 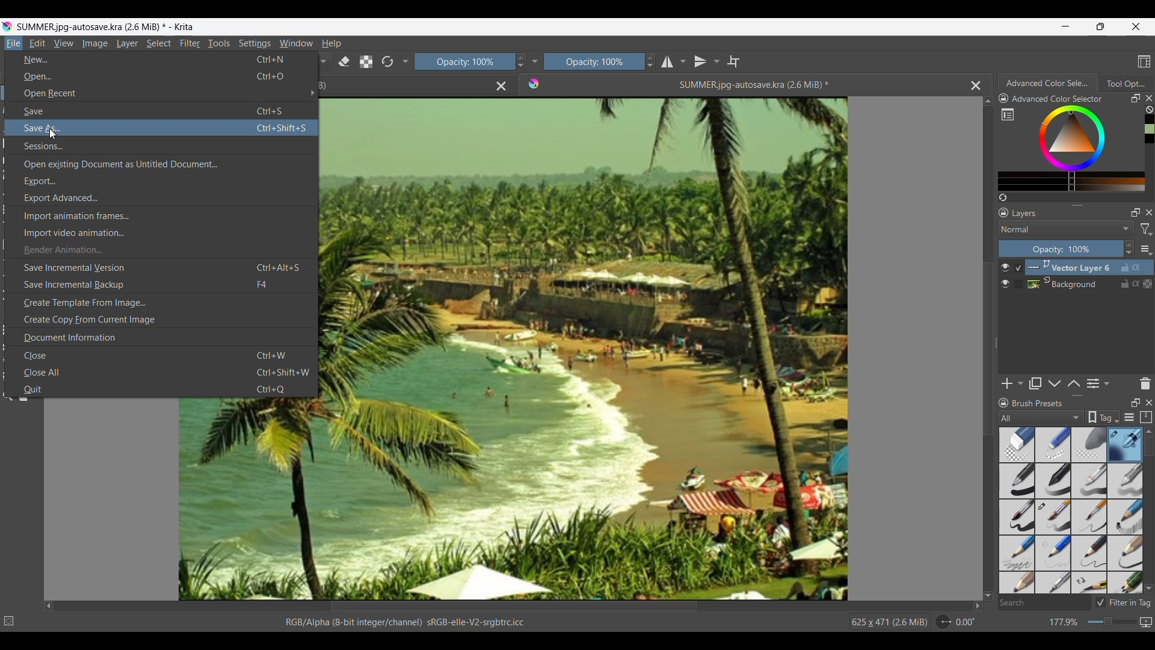 What do you see at coordinates (1148, 432) in the screenshot?
I see `Quick slide to top` at bounding box center [1148, 432].